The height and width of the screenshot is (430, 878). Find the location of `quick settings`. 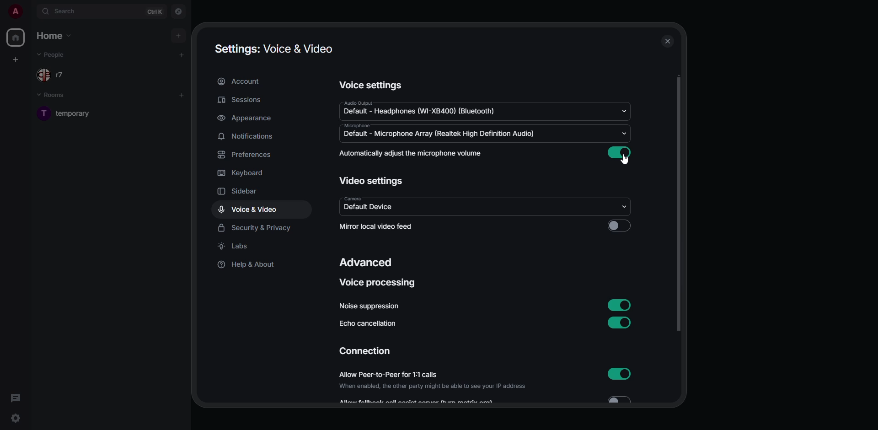

quick settings is located at coordinates (15, 417).